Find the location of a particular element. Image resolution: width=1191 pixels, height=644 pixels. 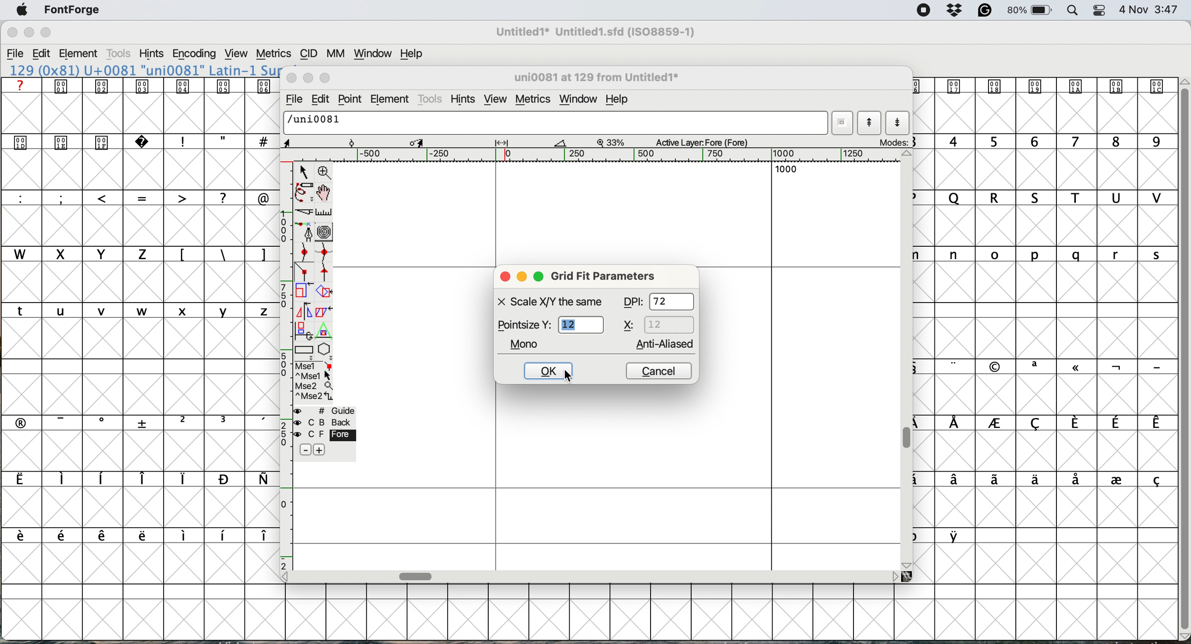

CID is located at coordinates (308, 55).